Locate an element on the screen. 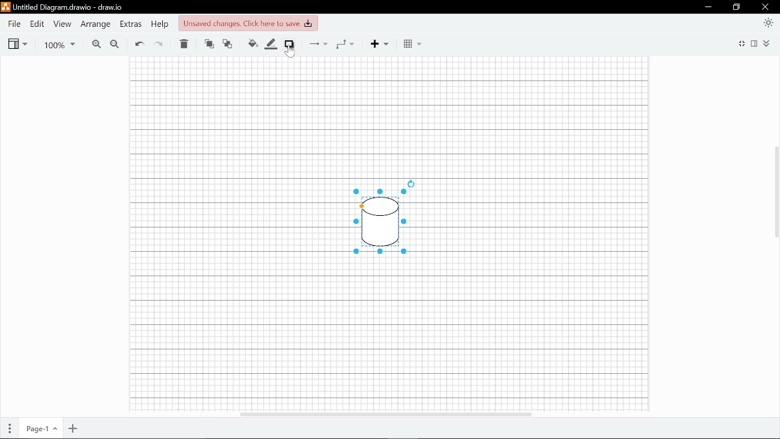 Image resolution: width=780 pixels, height=439 pixels. Zoom out is located at coordinates (115, 44).